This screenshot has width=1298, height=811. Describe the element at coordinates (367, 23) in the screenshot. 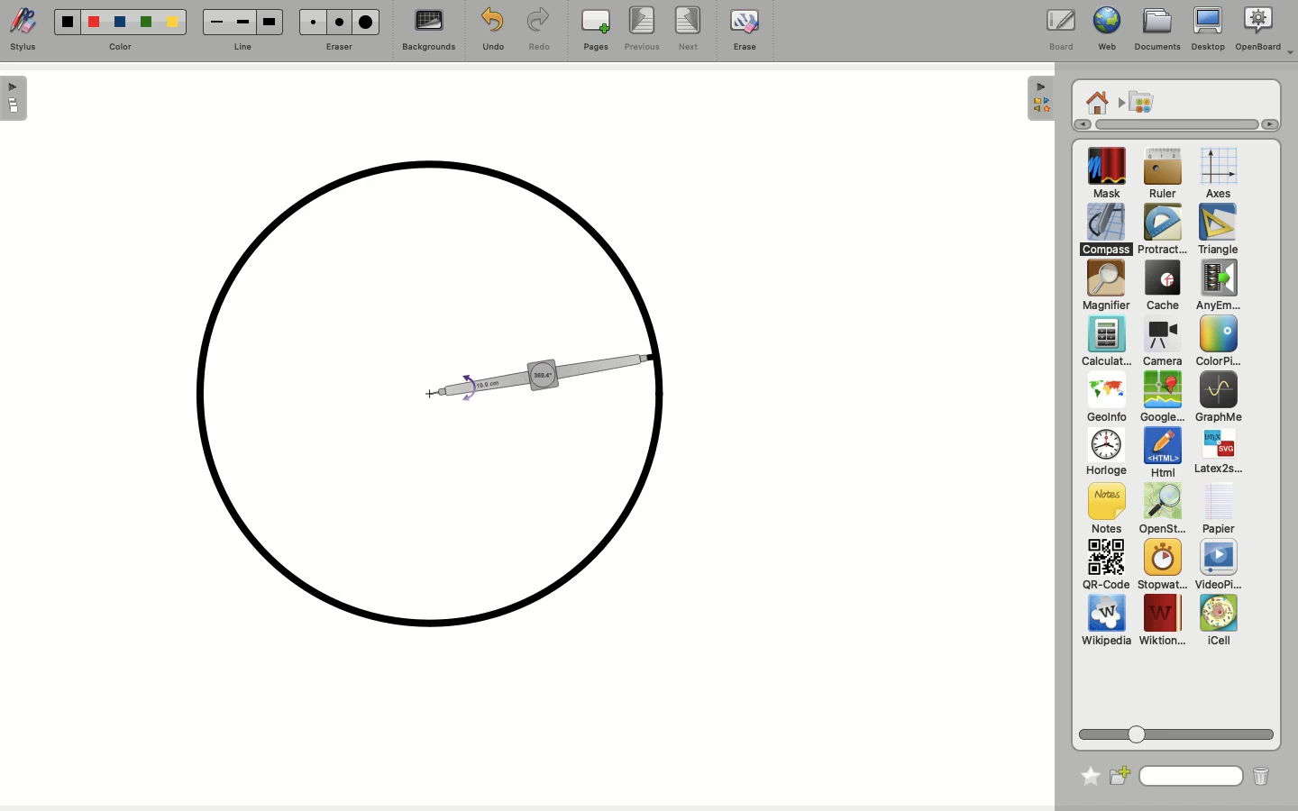

I see `eraser3` at that location.